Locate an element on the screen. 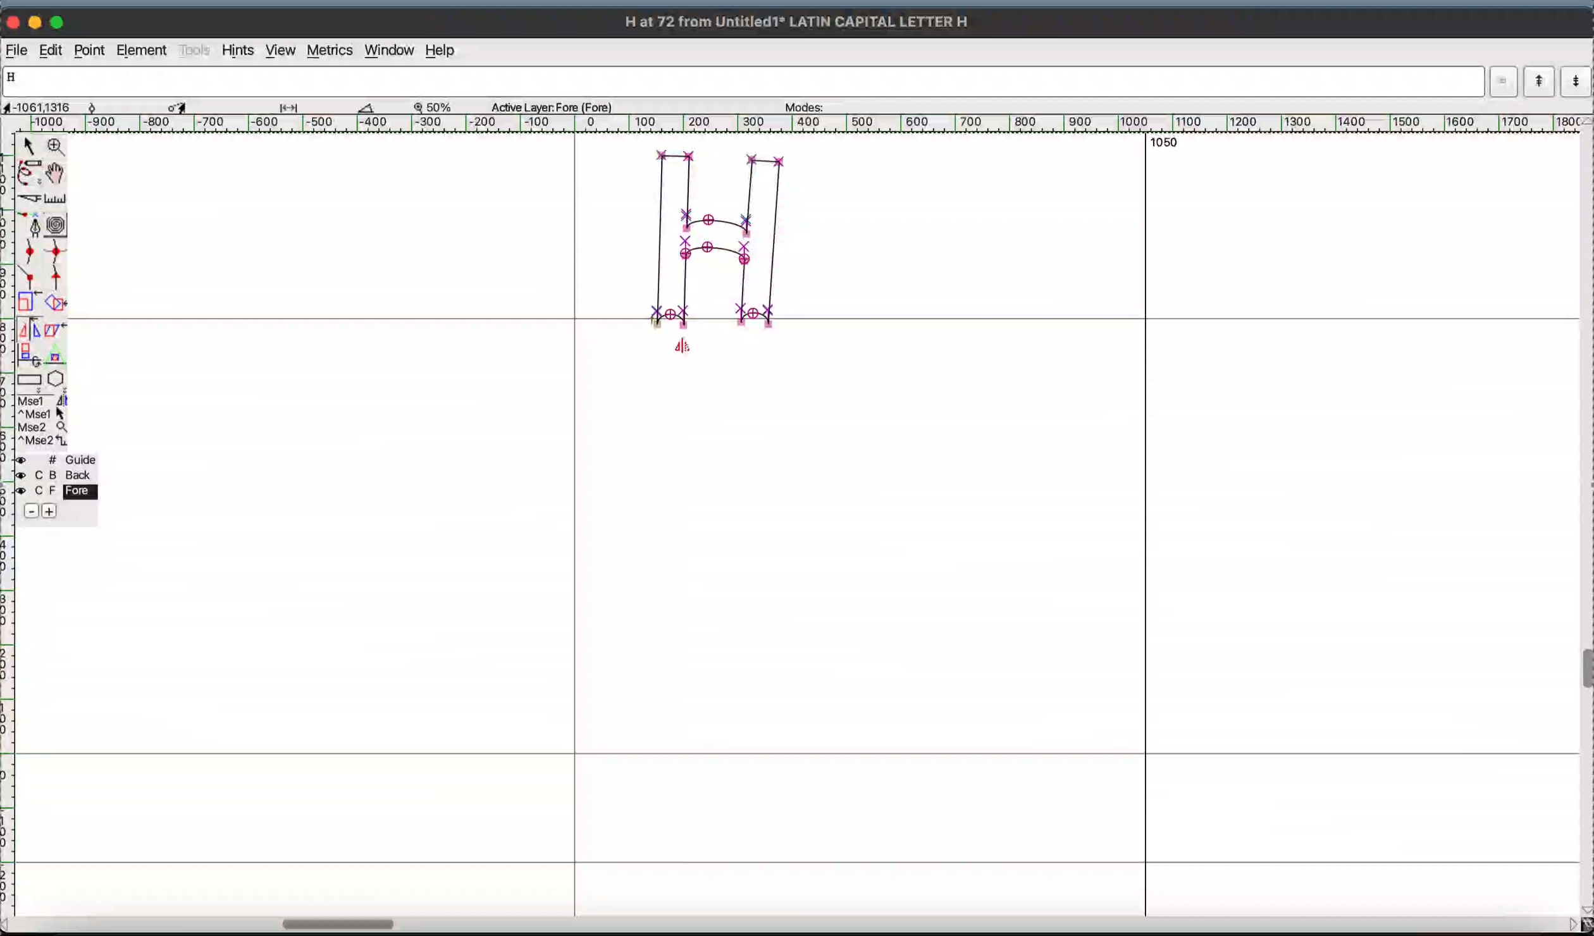  gentle curve is located at coordinates (31, 254).